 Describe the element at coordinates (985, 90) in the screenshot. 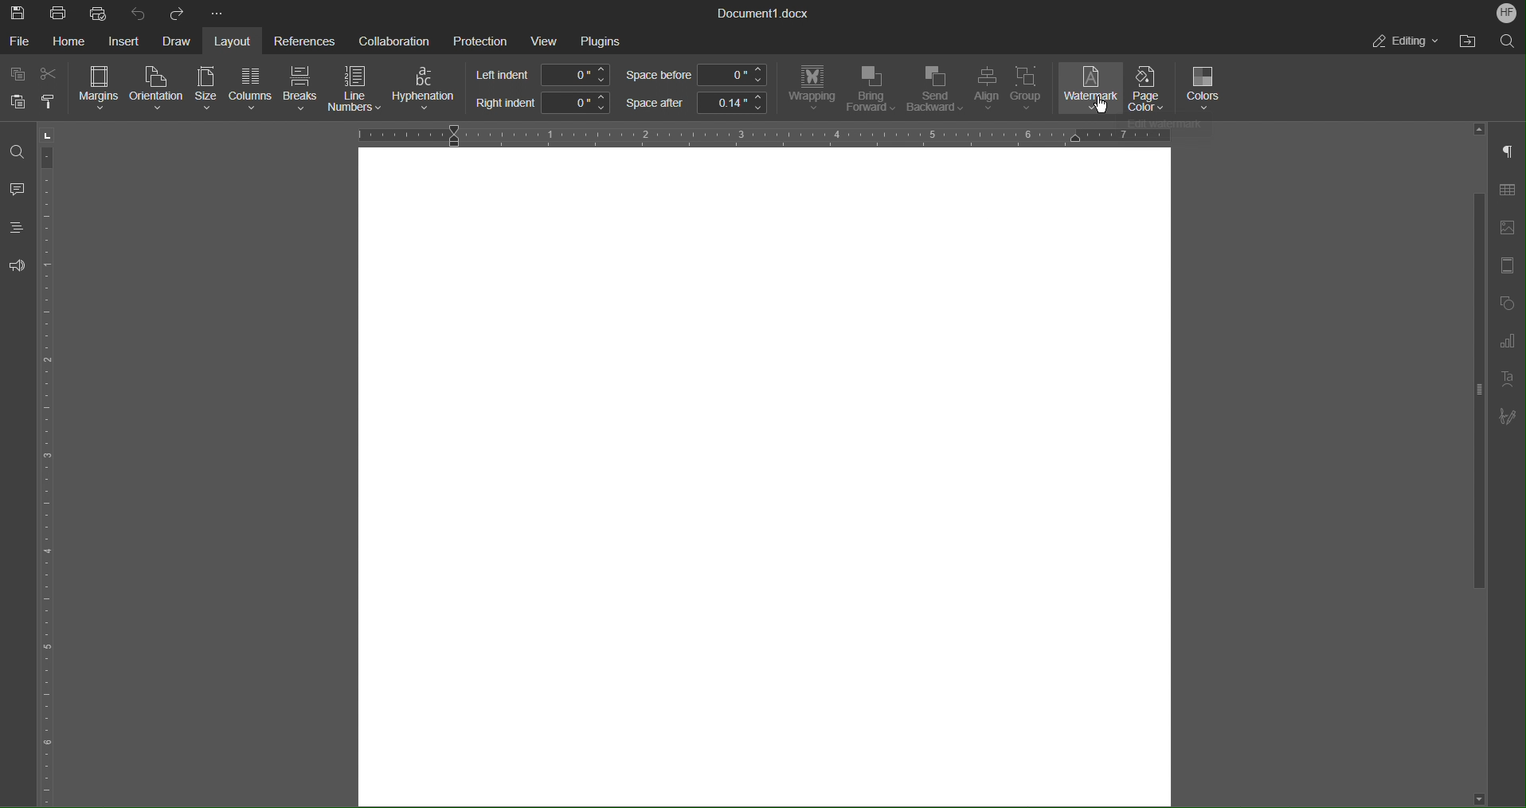

I see `Align` at that location.